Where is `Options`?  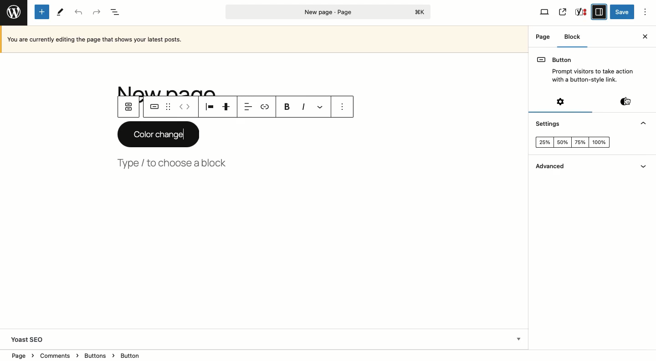 Options is located at coordinates (342, 108).